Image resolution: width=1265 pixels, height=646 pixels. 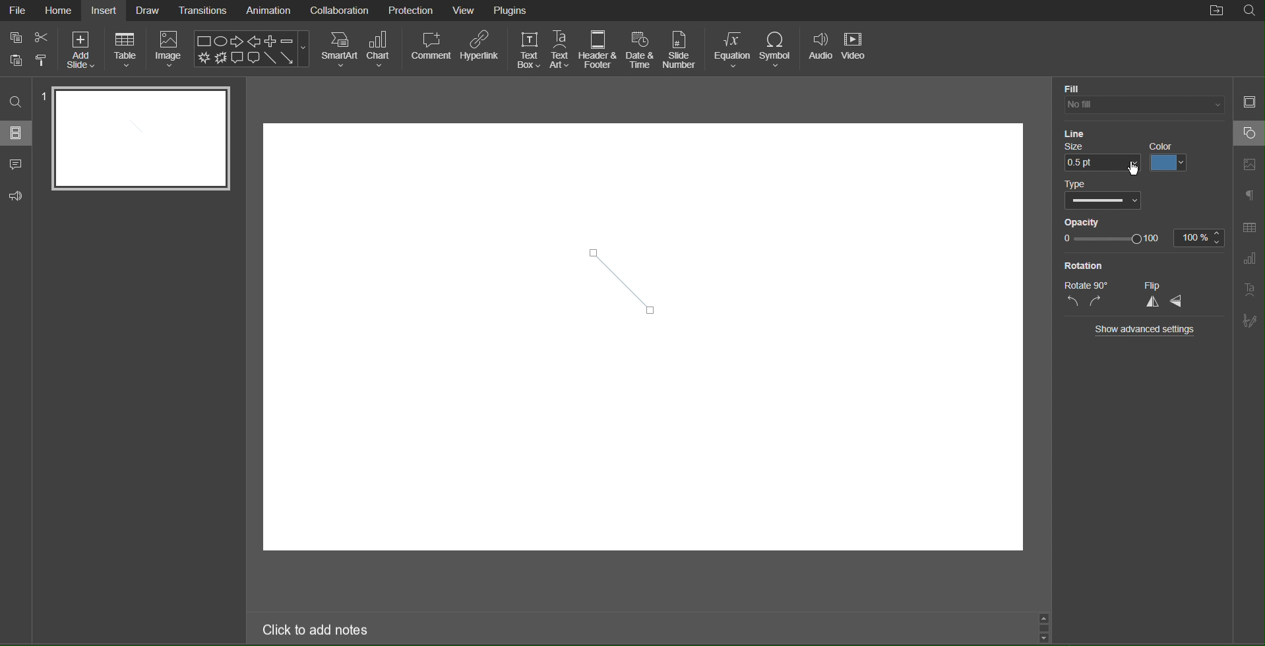 What do you see at coordinates (1138, 173) in the screenshot?
I see `Pointer` at bounding box center [1138, 173].